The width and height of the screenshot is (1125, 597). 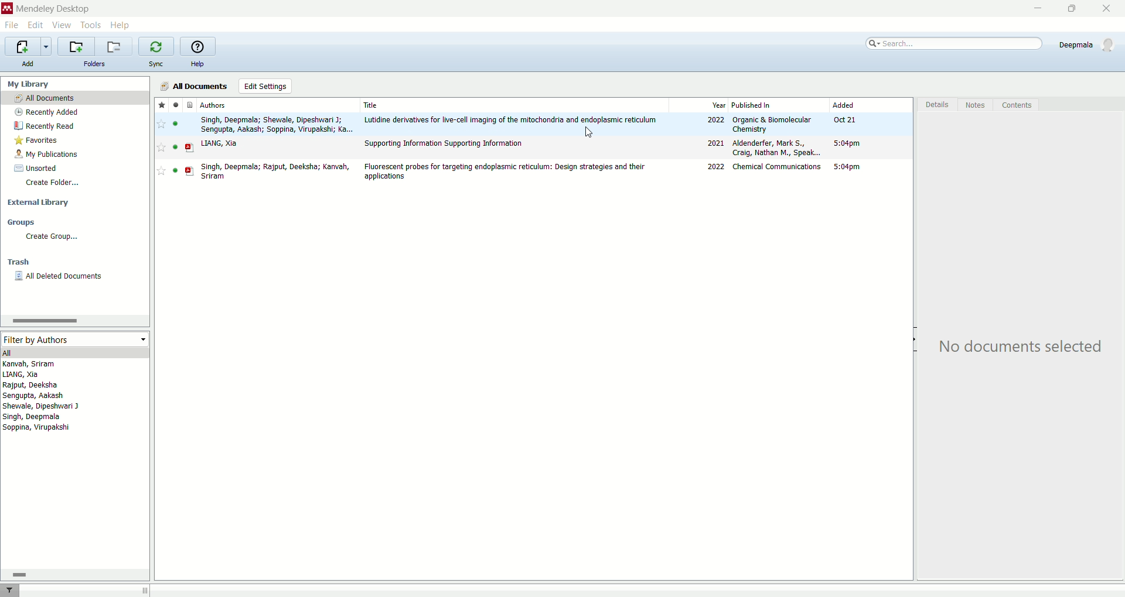 What do you see at coordinates (161, 147) in the screenshot?
I see `favorite` at bounding box center [161, 147].